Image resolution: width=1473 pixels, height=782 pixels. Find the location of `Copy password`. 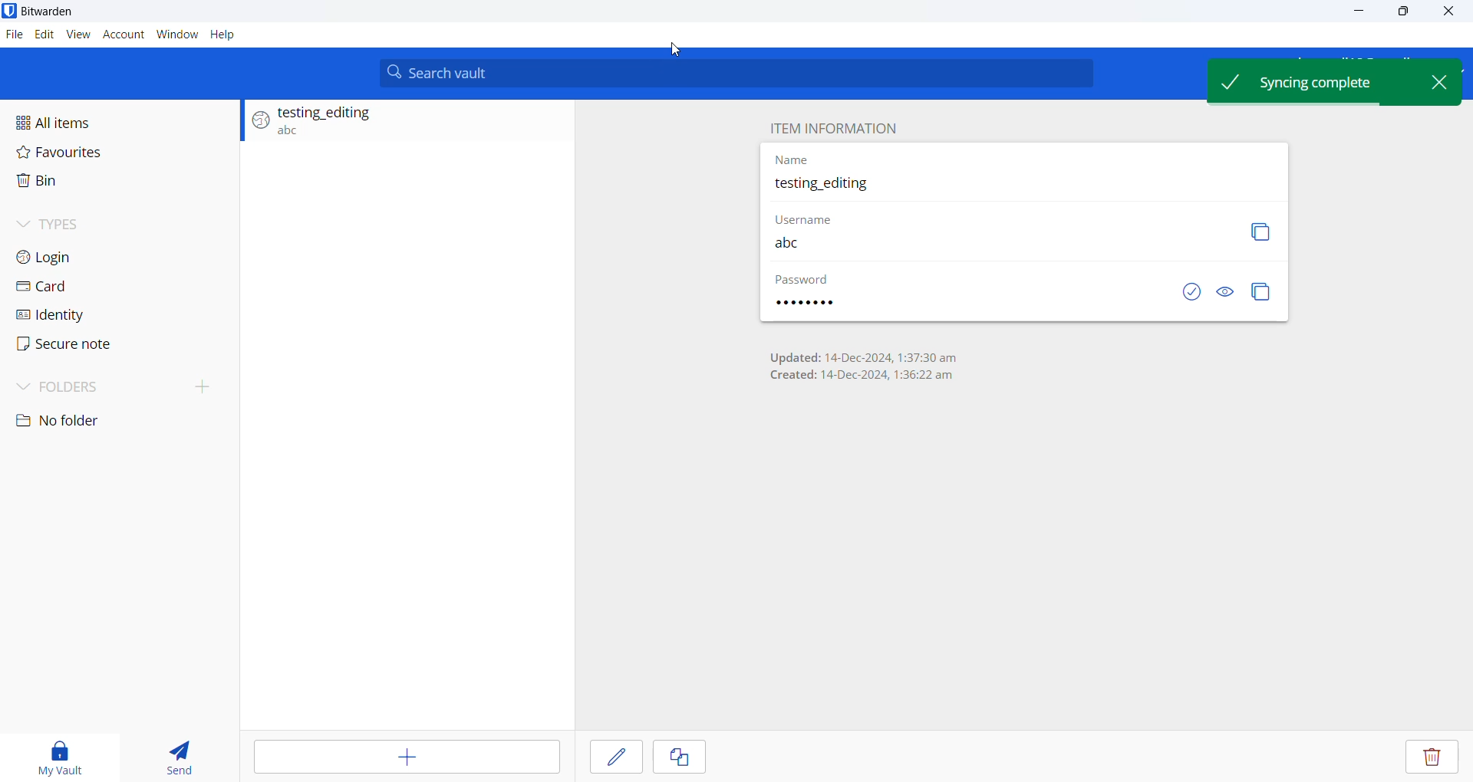

Copy password is located at coordinates (1263, 292).